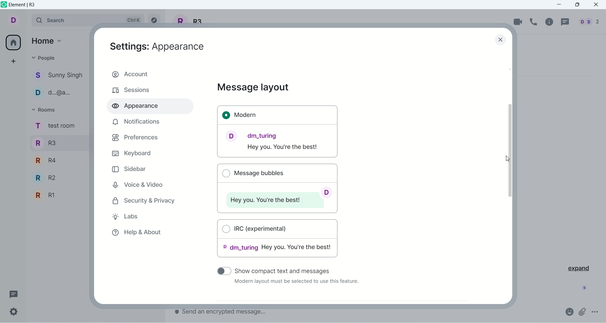 Image resolution: width=606 pixels, height=323 pixels. Describe the element at coordinates (577, 5) in the screenshot. I see `maximize` at that location.